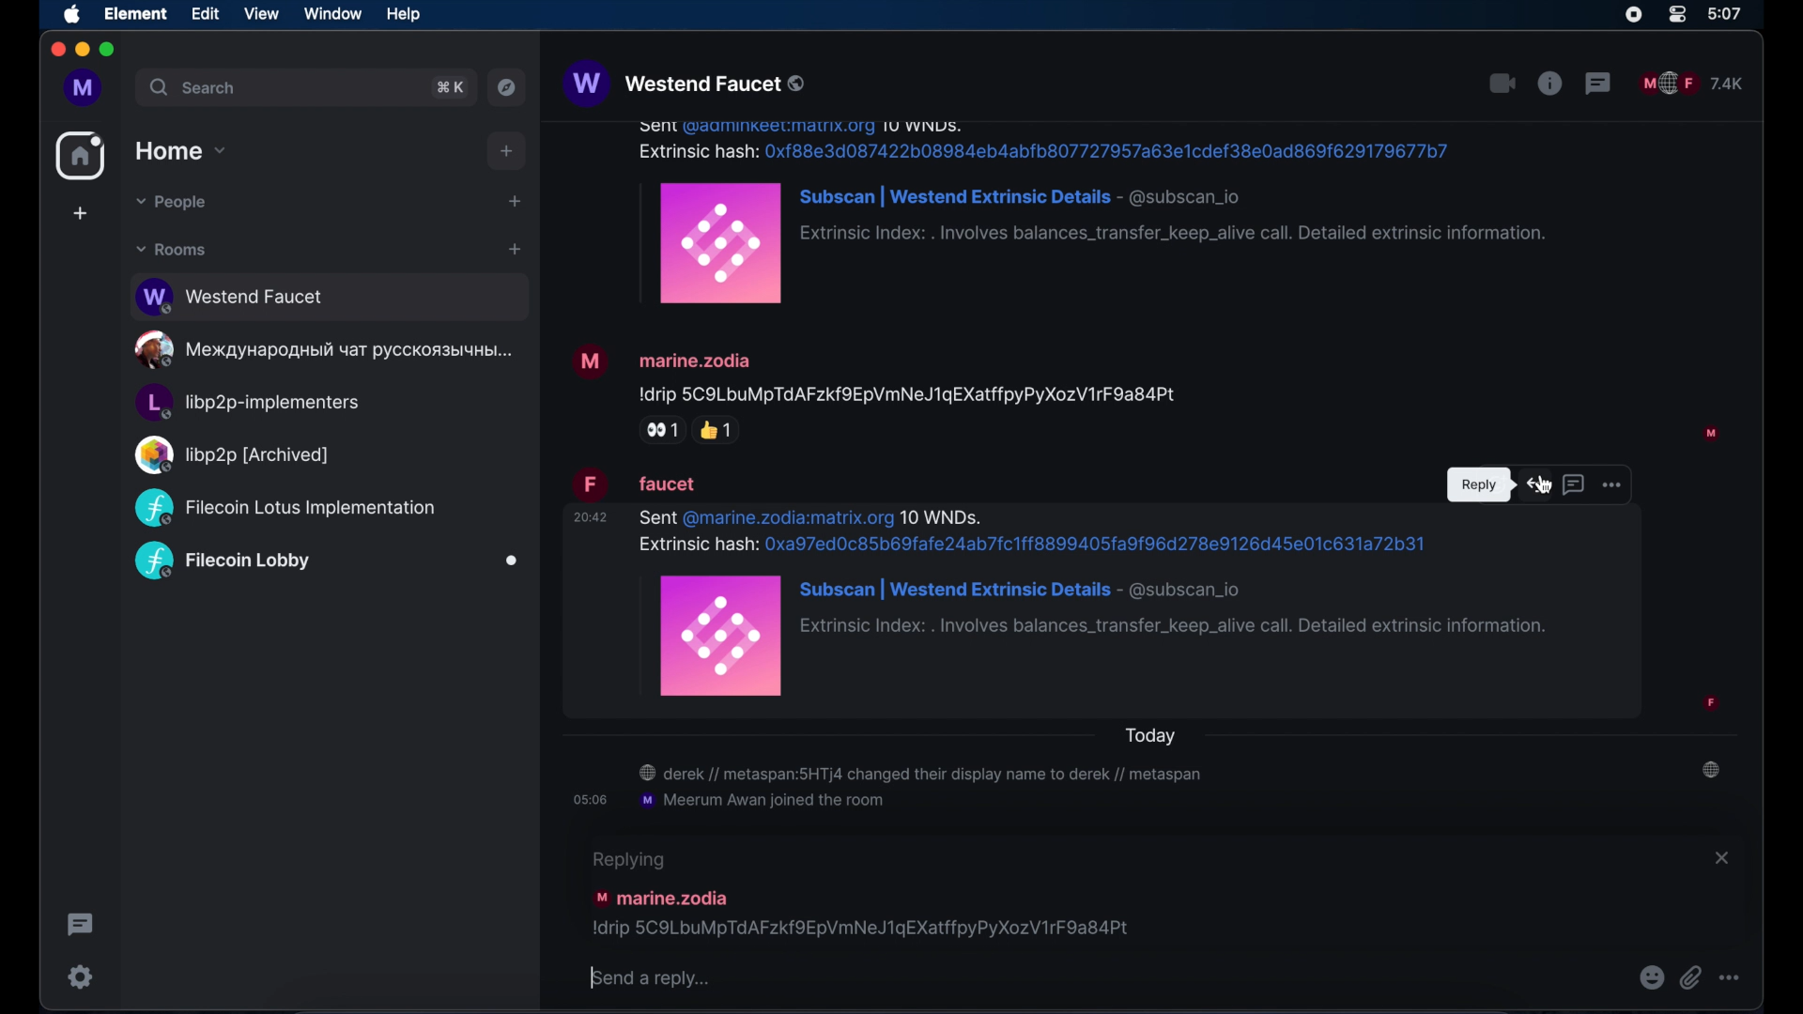 This screenshot has height=1014, width=1803. Describe the element at coordinates (171, 251) in the screenshot. I see `rooms dropdown` at that location.